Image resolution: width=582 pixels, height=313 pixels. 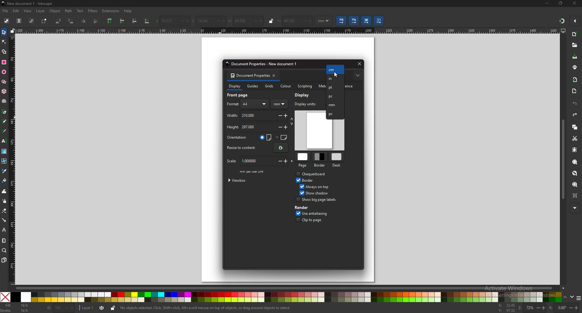 I want to click on calligraphy, so click(x=4, y=131).